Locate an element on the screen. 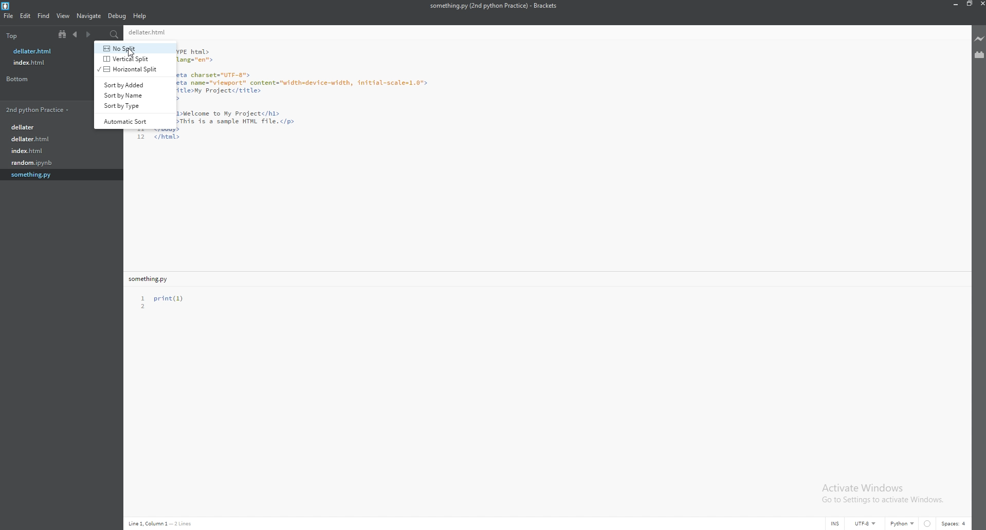 The width and height of the screenshot is (986, 530). resize is located at coordinates (967, 4).